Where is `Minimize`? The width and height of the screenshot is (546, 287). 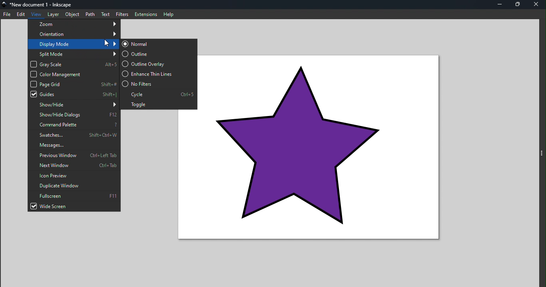 Minimize is located at coordinates (502, 5).